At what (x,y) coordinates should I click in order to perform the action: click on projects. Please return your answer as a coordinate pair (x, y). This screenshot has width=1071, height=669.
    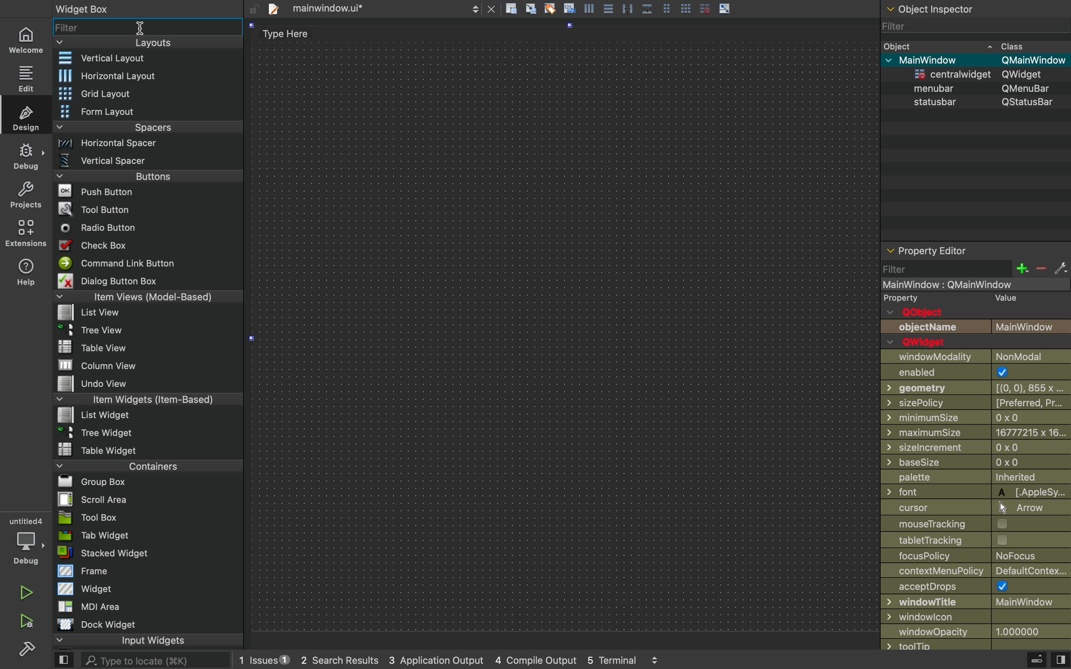
    Looking at the image, I should click on (24, 196).